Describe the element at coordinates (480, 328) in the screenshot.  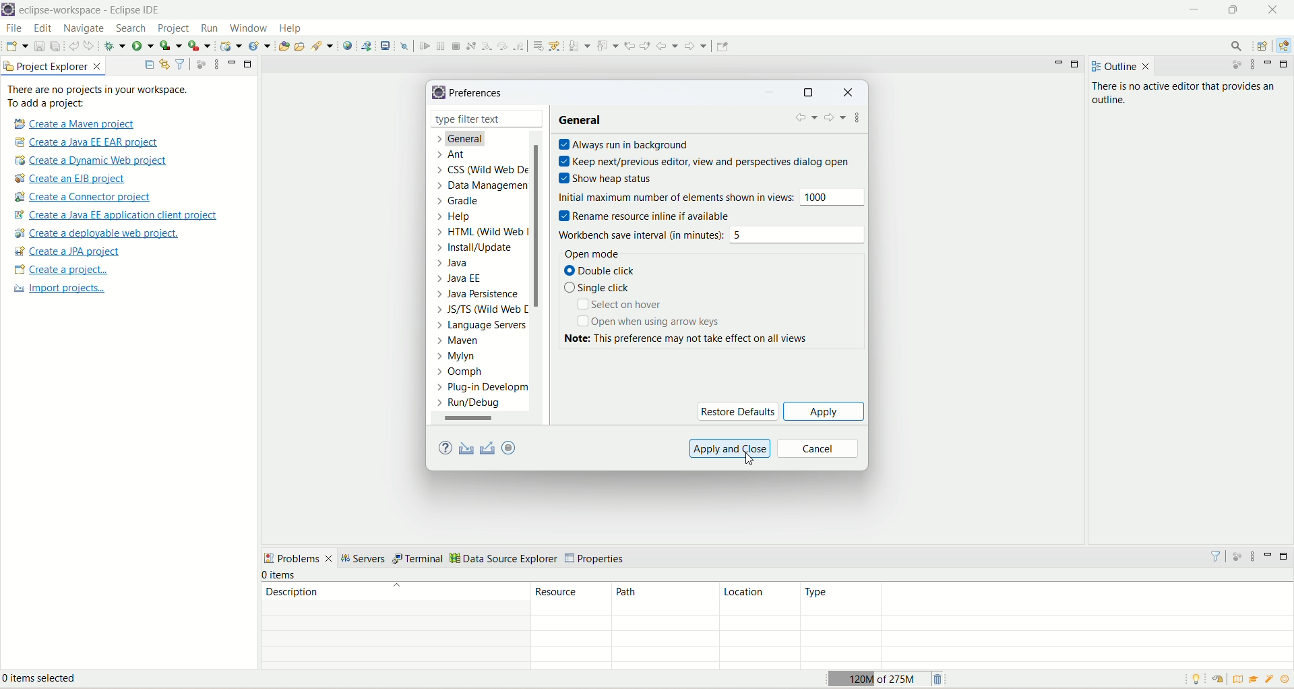
I see `language server` at that location.